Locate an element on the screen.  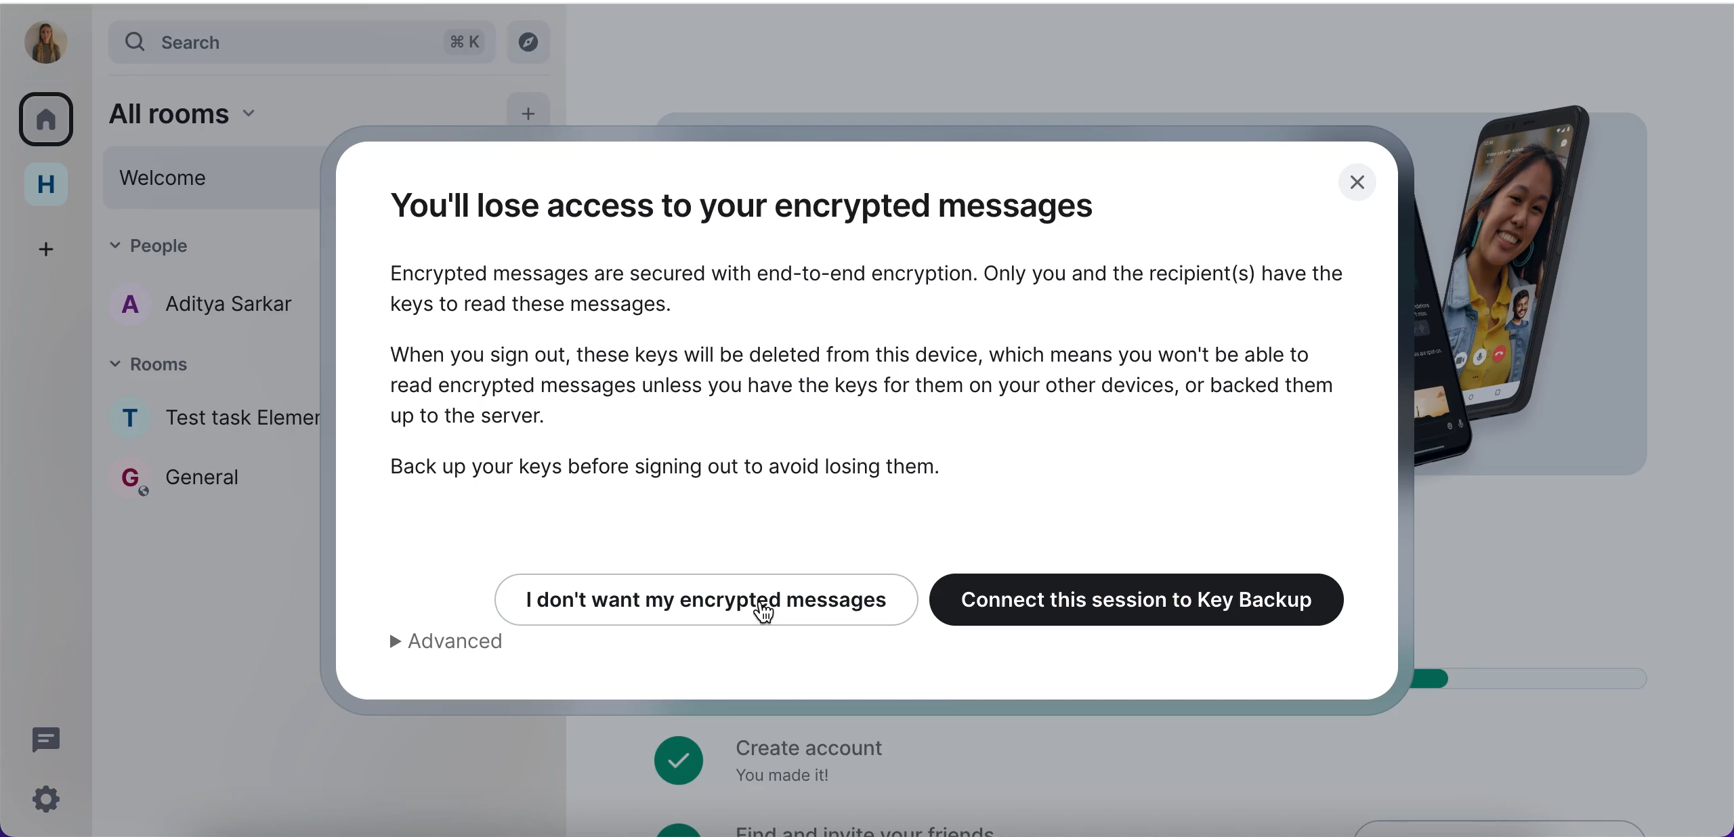
cursor on i don't want my encrypted messages is located at coordinates (761, 616).